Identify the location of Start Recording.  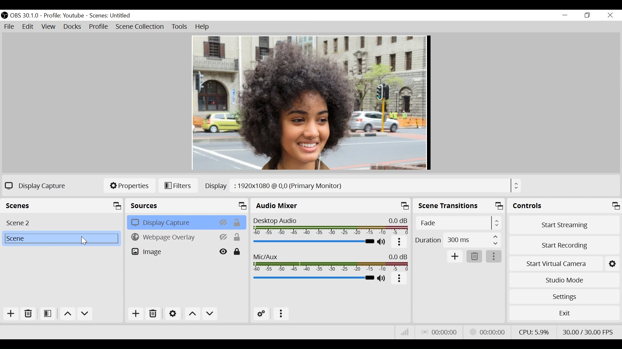
(563, 246).